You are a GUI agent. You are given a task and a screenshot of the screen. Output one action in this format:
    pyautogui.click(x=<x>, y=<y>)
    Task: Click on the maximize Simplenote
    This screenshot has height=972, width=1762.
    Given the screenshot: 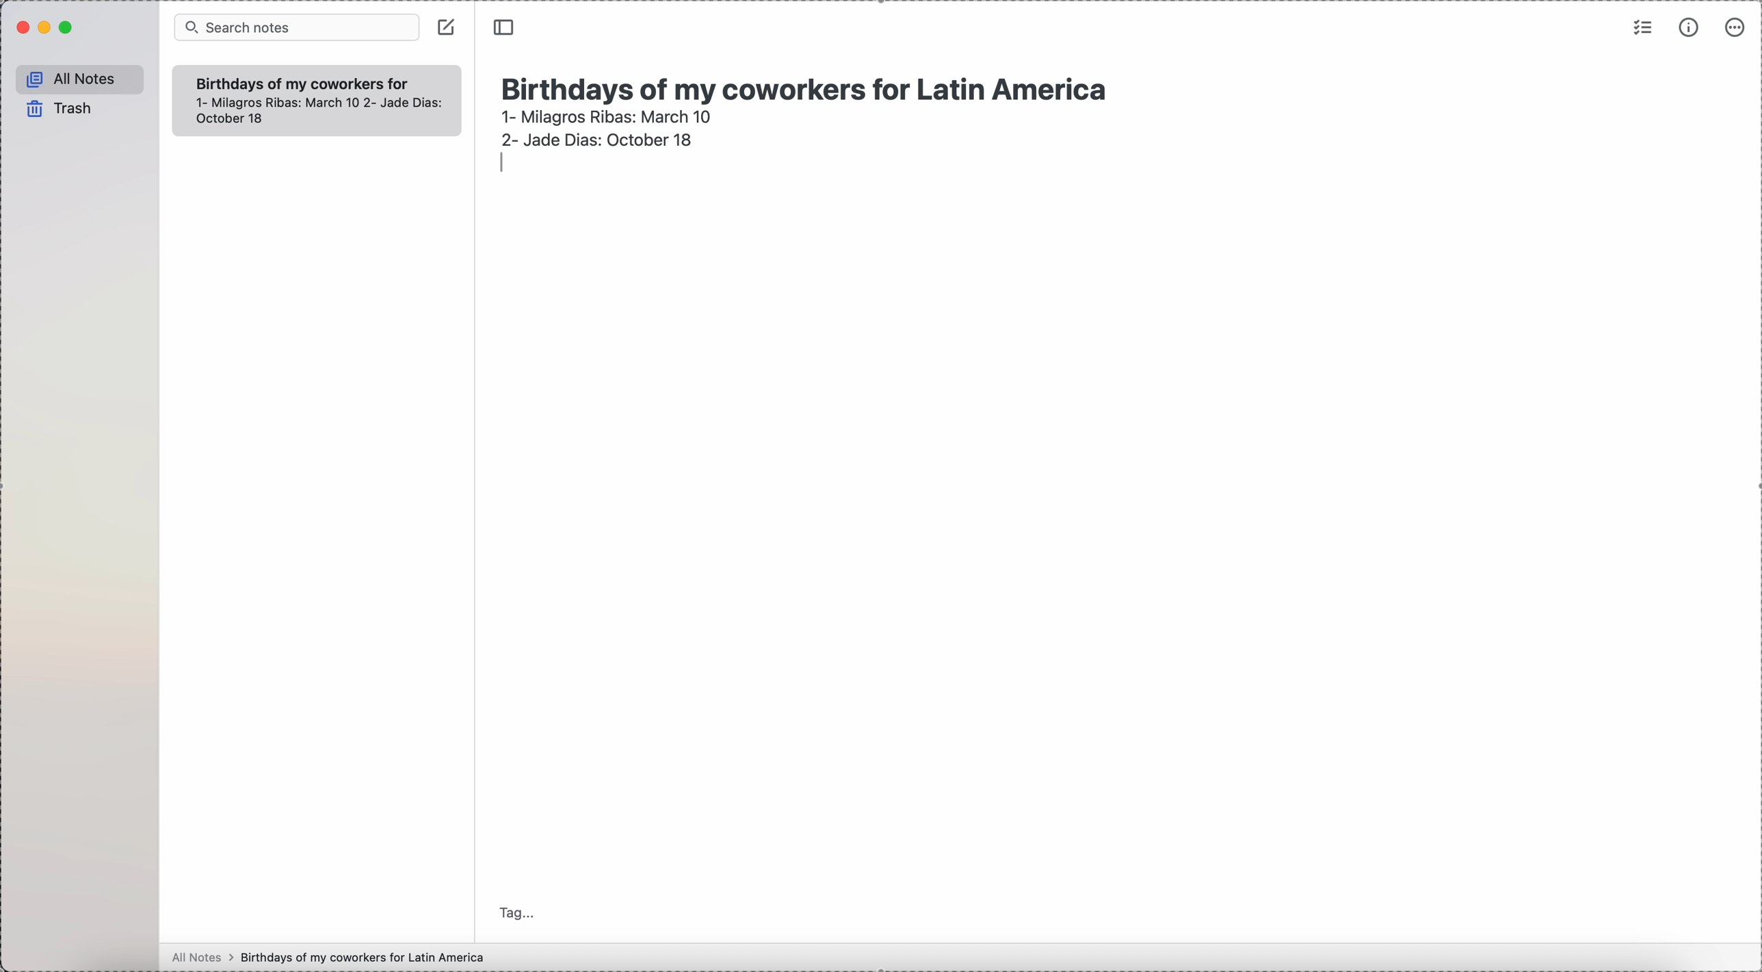 What is the action you would take?
    pyautogui.click(x=67, y=28)
    